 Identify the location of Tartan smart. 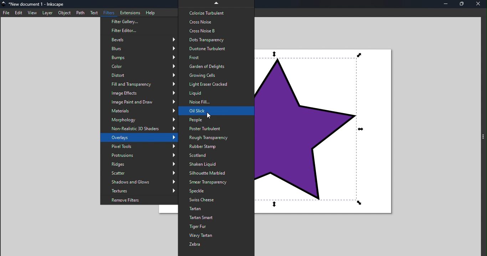
(216, 218).